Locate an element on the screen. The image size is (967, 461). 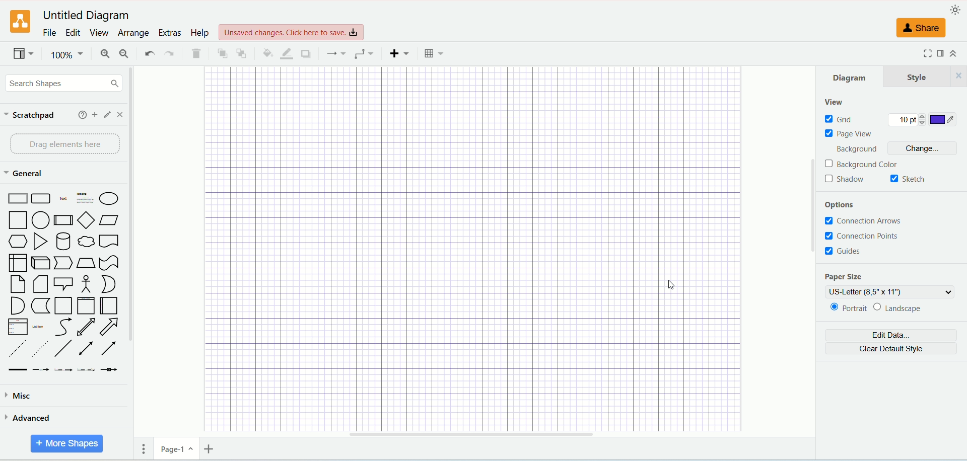
Container is located at coordinates (64, 306).